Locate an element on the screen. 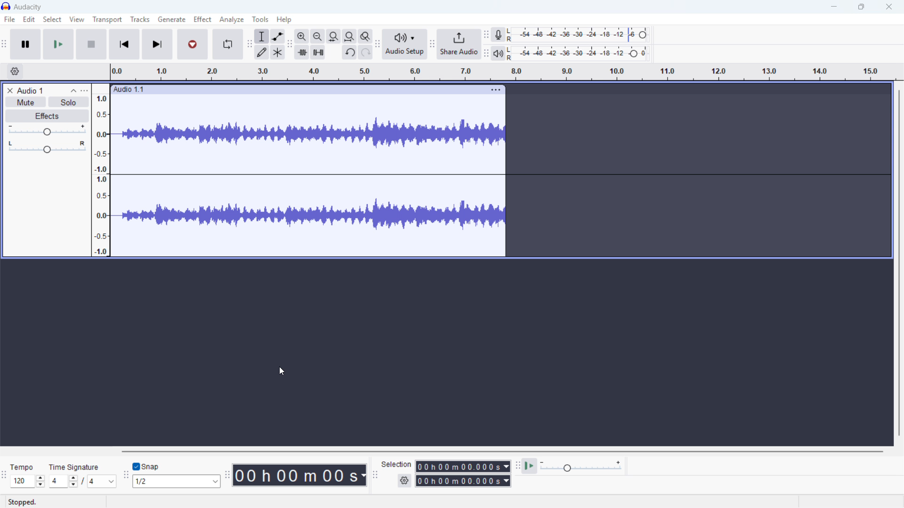 This screenshot has width=904, height=508. stop  is located at coordinates (91, 44).